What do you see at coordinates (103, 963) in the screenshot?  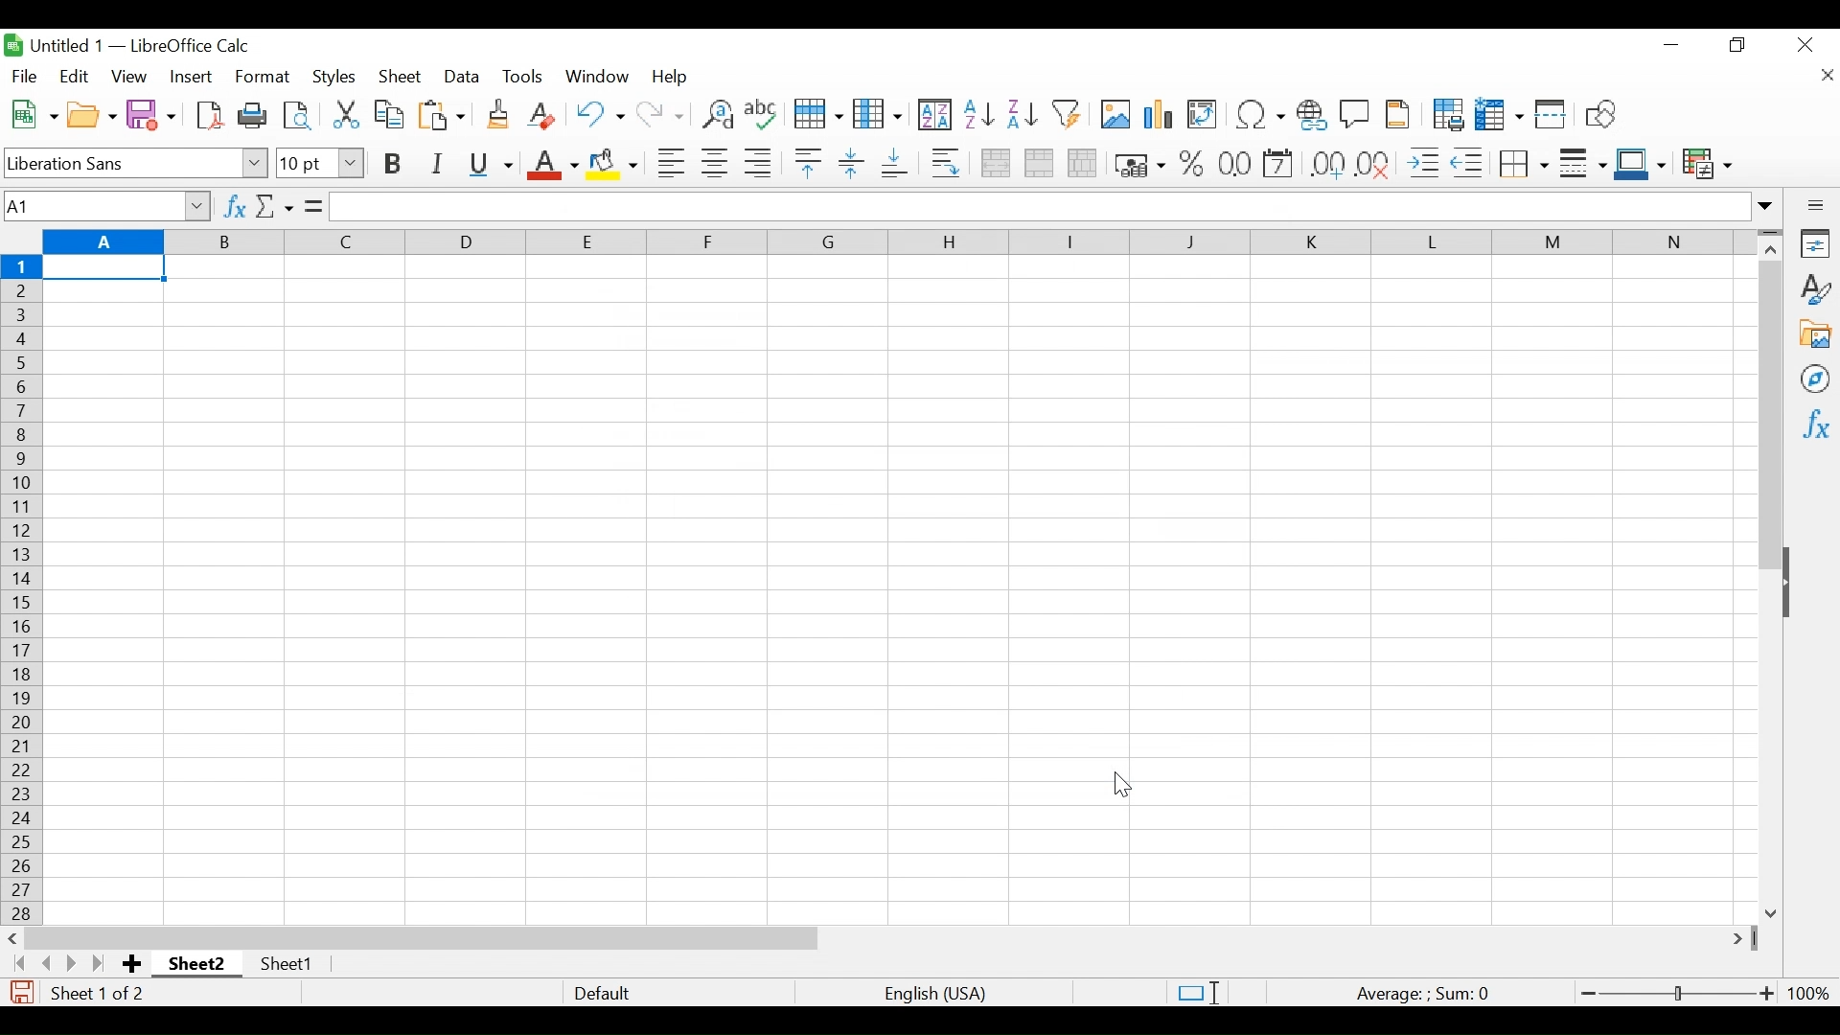 I see `Scroll to the last page` at bounding box center [103, 963].